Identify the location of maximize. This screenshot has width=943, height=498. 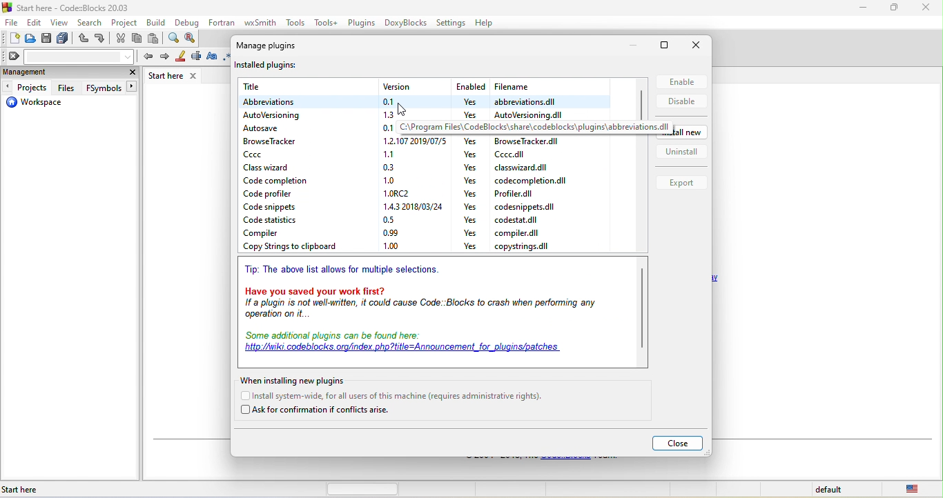
(665, 46).